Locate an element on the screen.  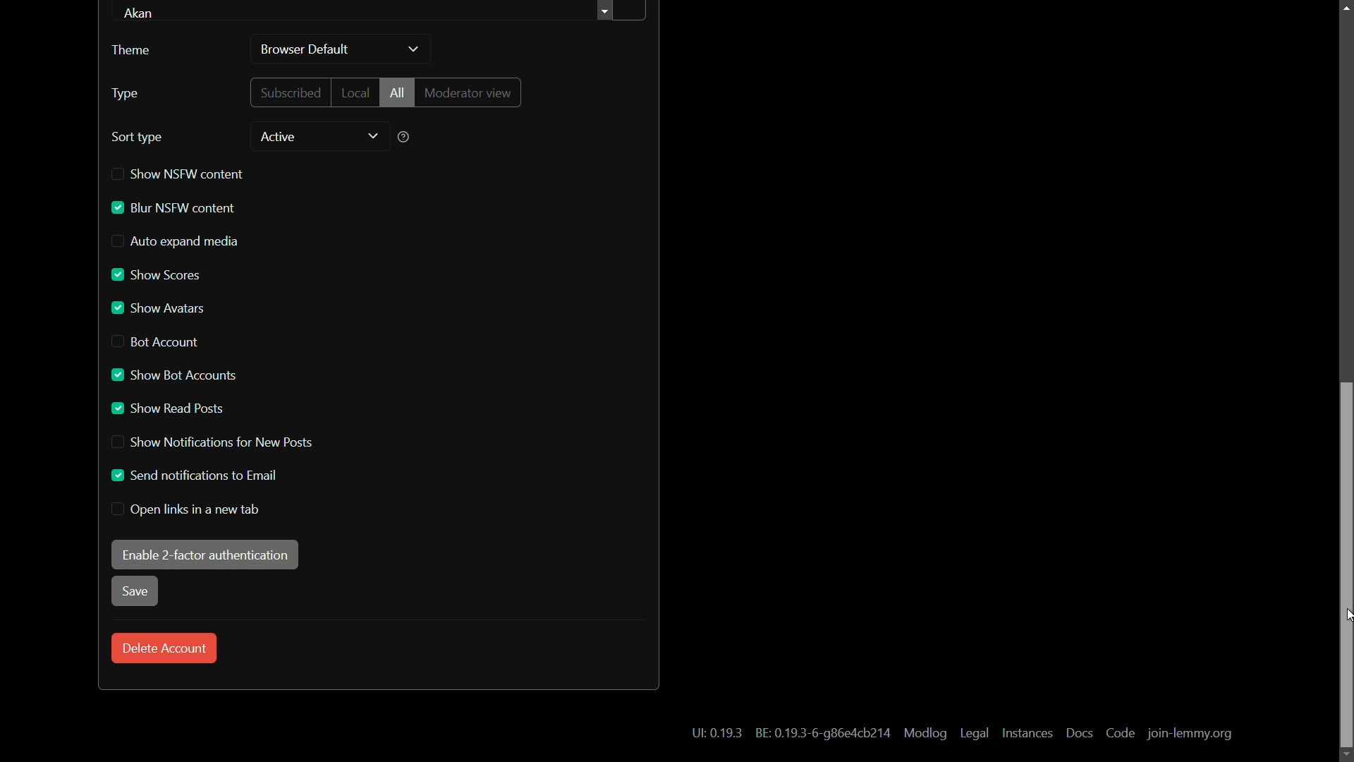
auto expand media is located at coordinates (176, 241).